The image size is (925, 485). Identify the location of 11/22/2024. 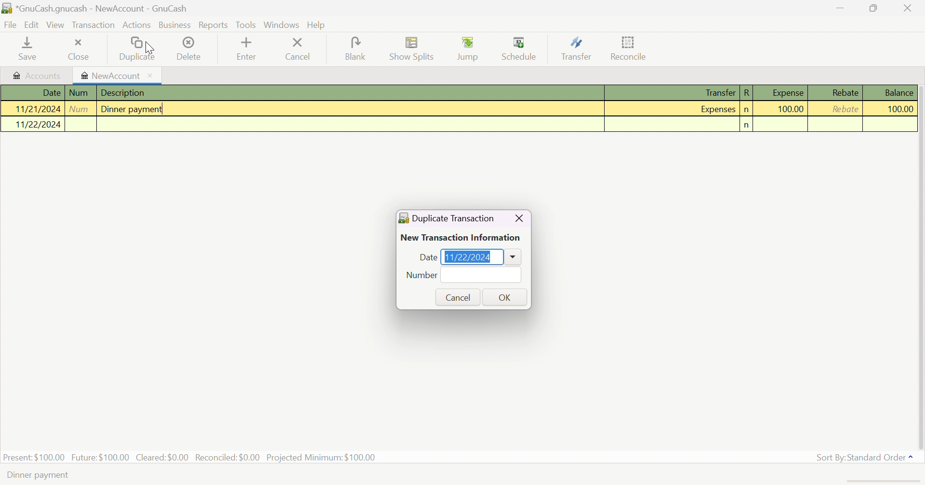
(39, 124).